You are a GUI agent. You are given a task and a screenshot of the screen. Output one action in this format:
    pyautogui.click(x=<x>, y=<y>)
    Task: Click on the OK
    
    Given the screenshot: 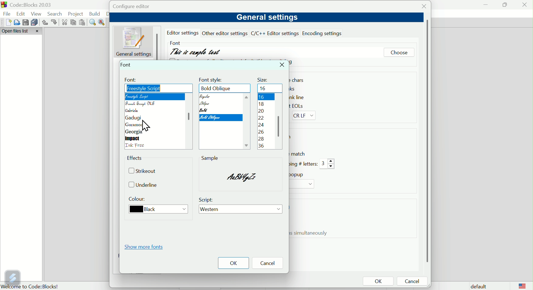 What is the action you would take?
    pyautogui.click(x=233, y=263)
    